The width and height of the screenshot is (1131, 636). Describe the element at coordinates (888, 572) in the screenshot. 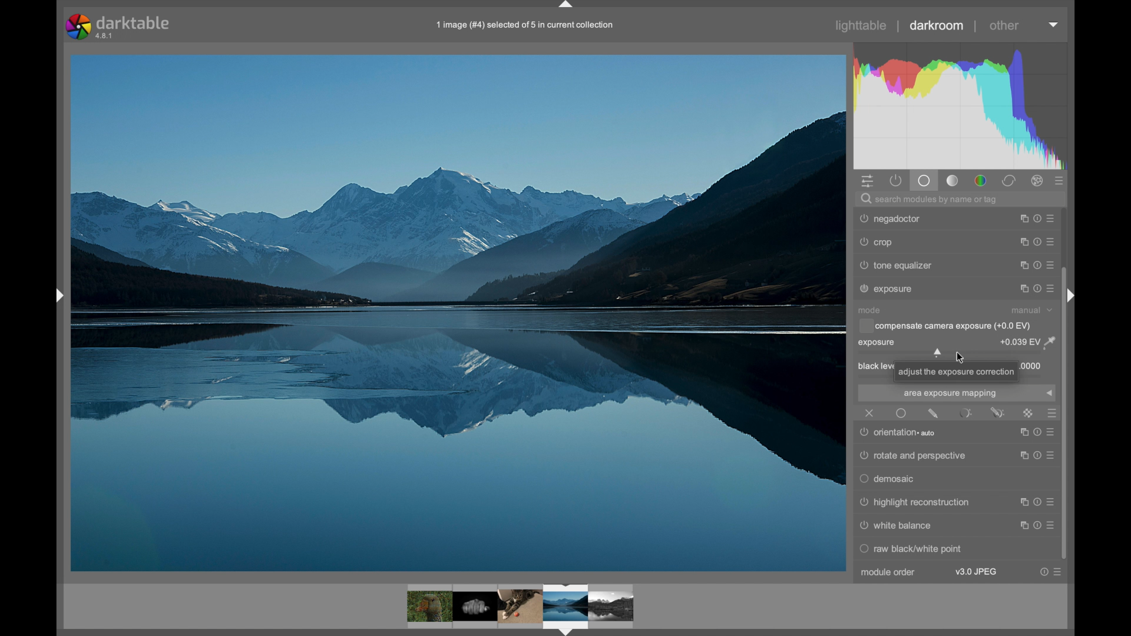

I see `module order` at that location.